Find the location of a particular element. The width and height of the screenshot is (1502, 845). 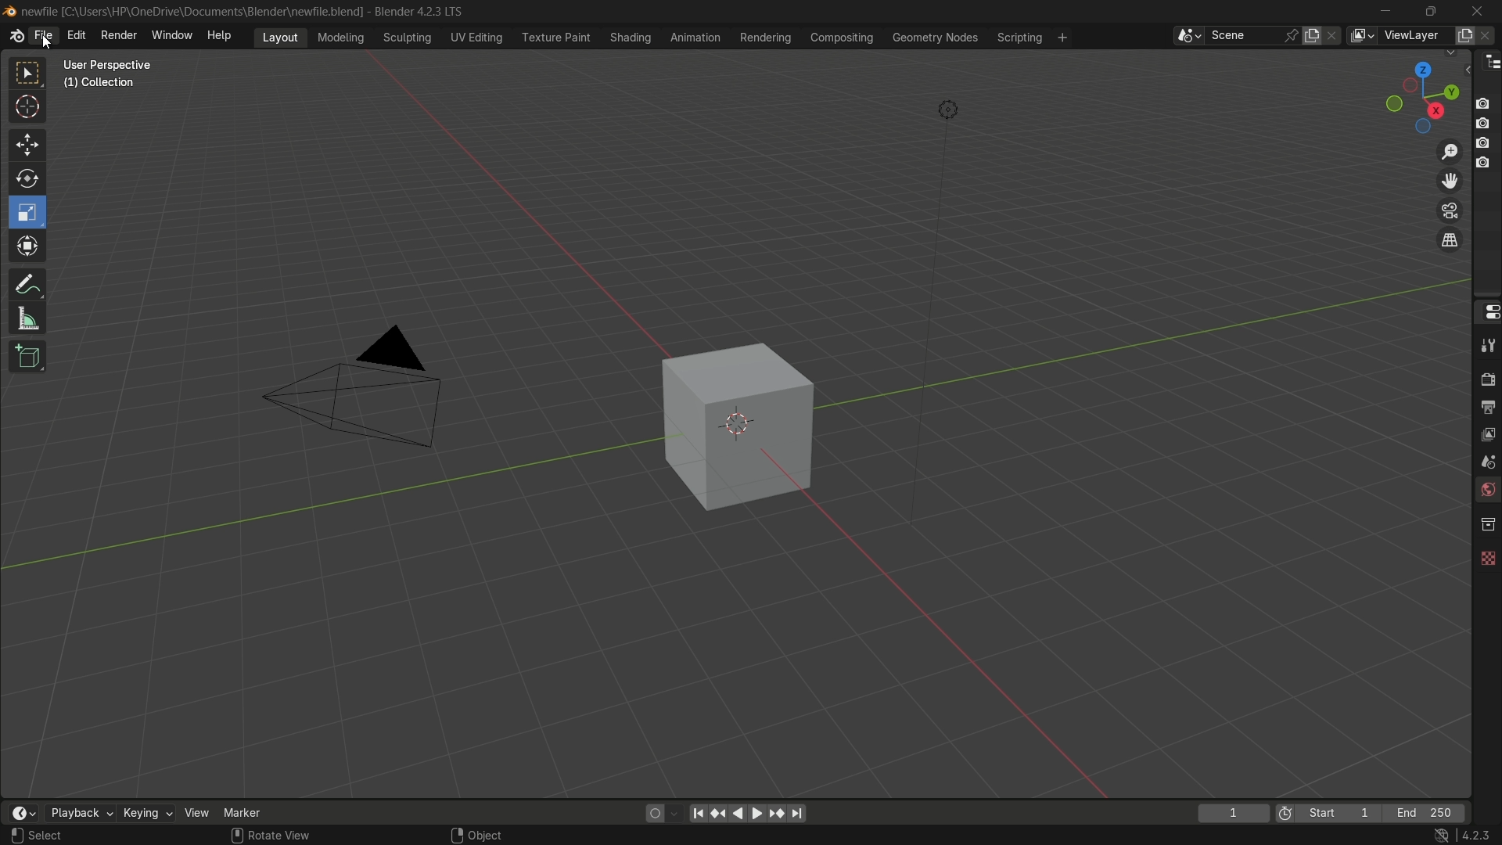

geometry nodes menu is located at coordinates (934, 38).